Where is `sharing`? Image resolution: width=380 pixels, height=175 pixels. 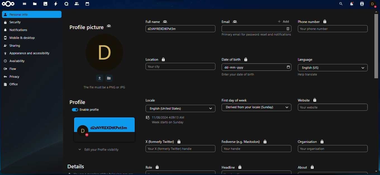
sharing is located at coordinates (32, 46).